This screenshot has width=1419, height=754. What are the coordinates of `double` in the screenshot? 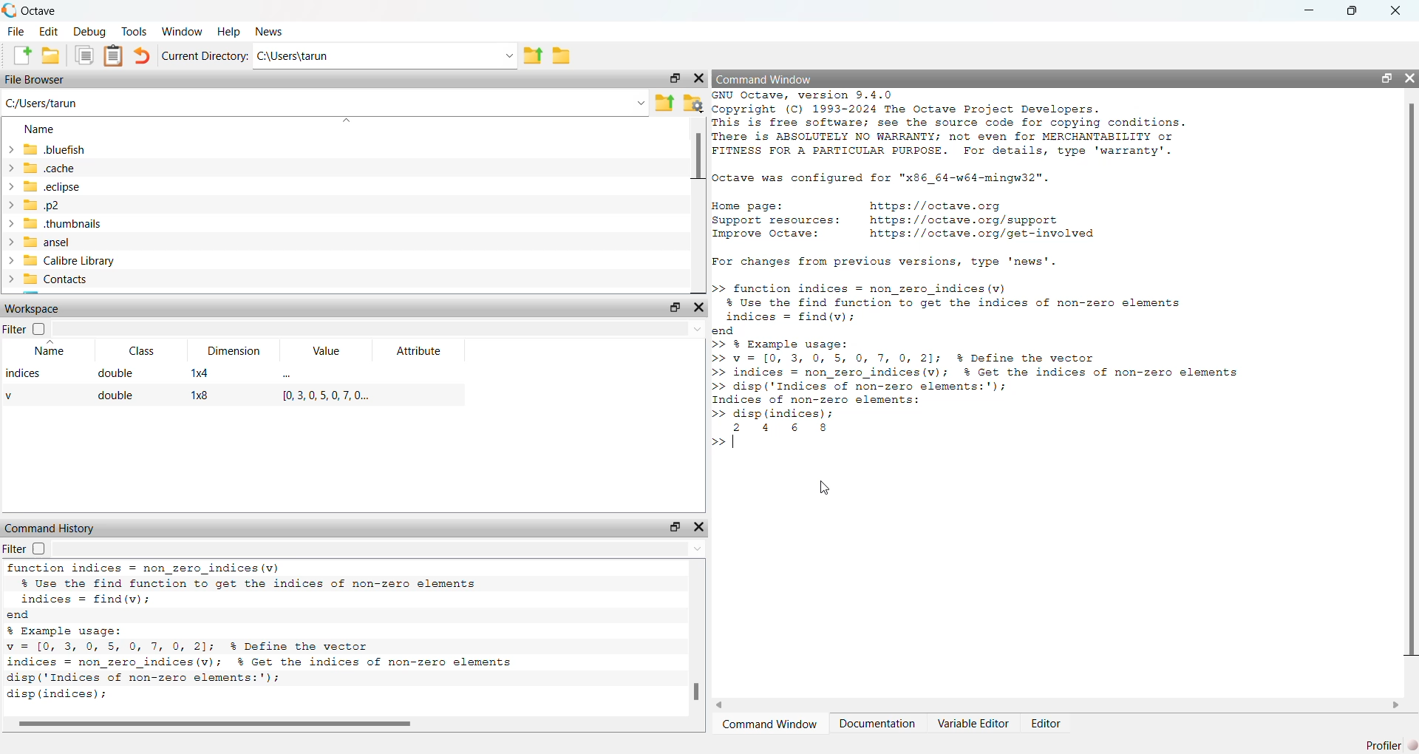 It's located at (115, 398).